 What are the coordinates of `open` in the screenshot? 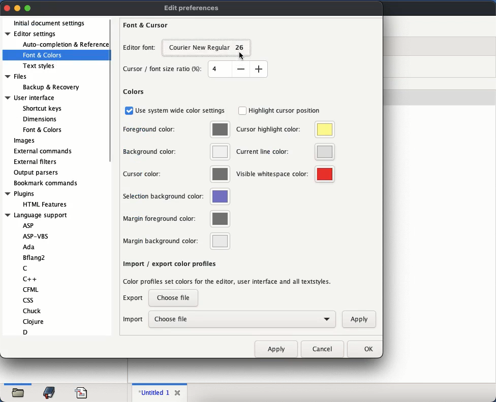 It's located at (20, 391).